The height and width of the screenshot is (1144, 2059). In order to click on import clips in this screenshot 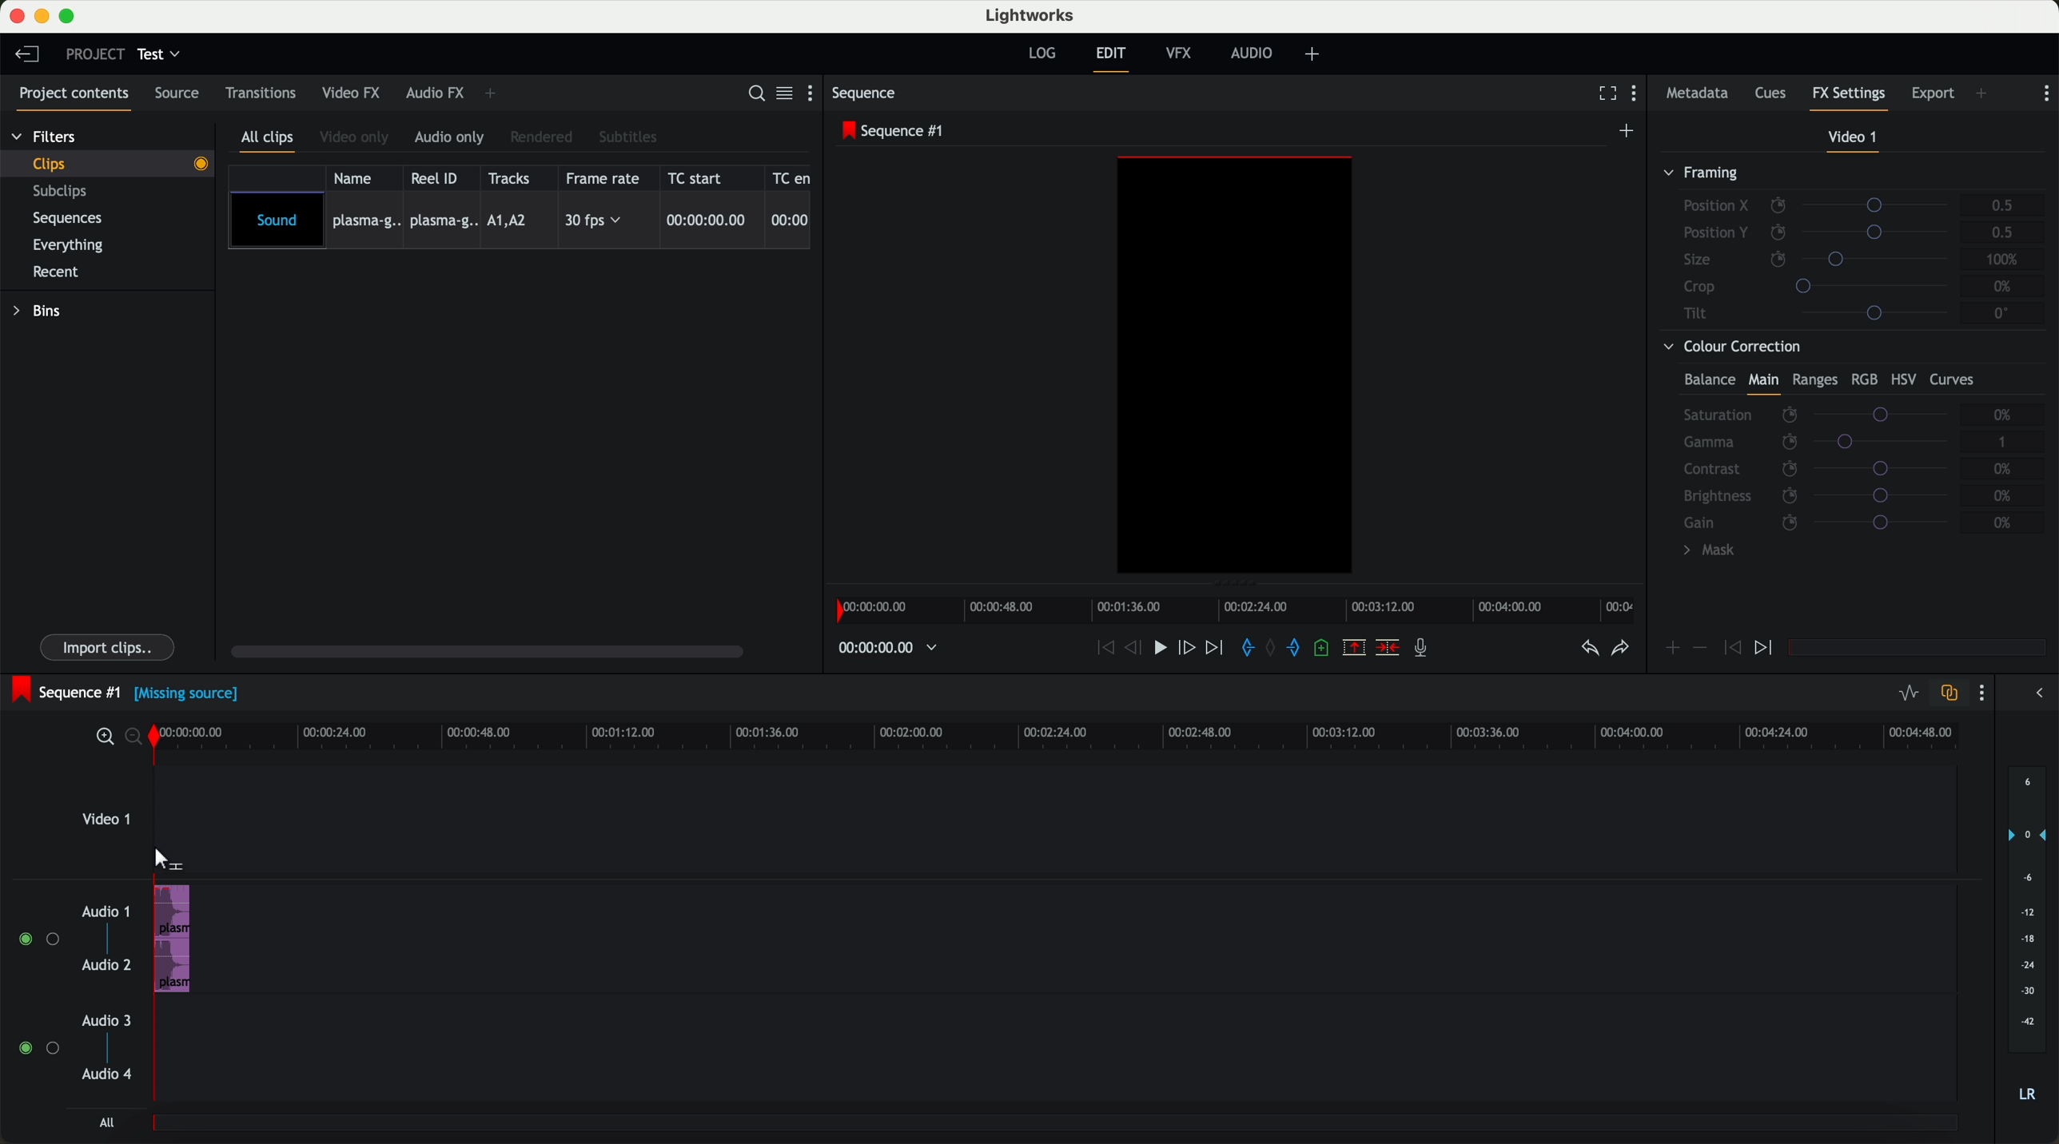, I will do `click(110, 645)`.